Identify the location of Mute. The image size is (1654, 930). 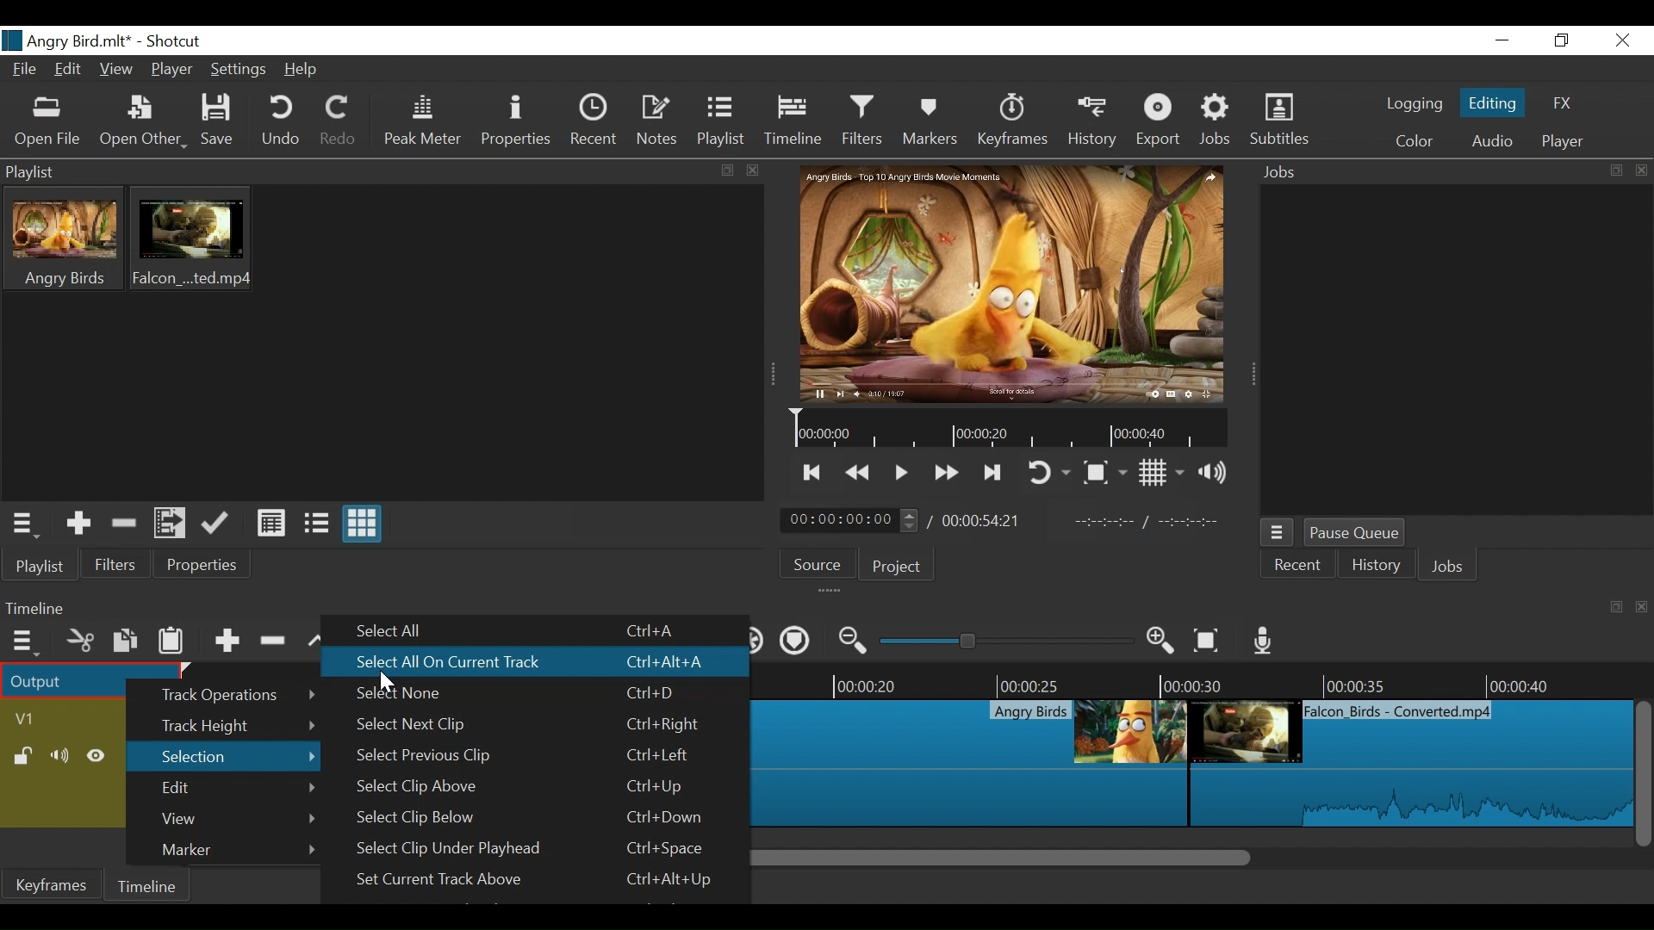
(59, 755).